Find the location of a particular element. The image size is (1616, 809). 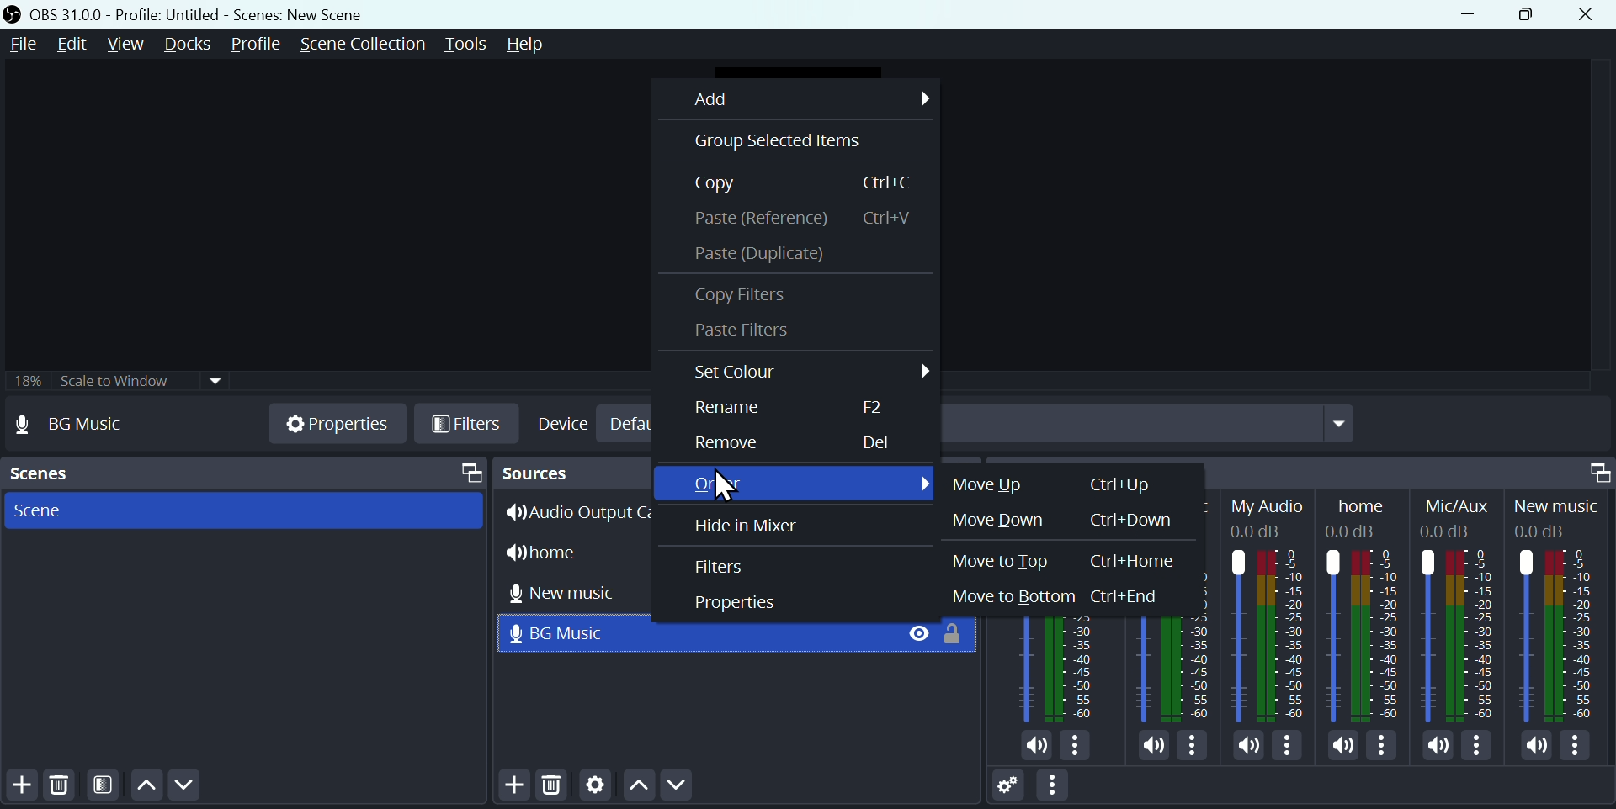

add is located at coordinates (510, 788).